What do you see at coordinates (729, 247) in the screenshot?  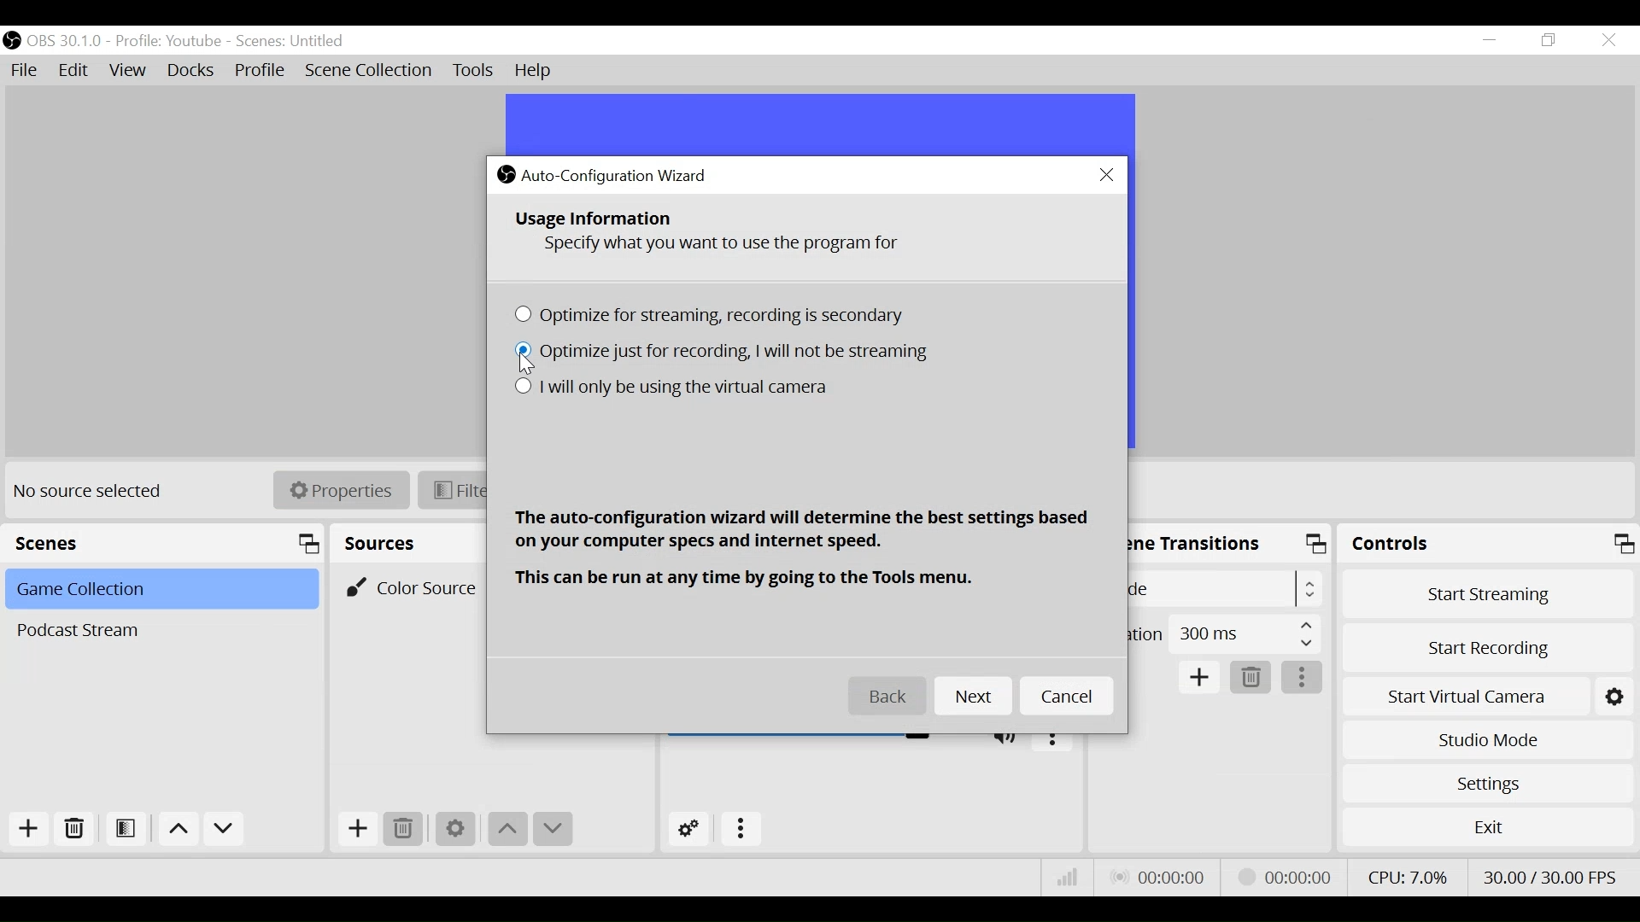 I see `Specify what you want to use the program for` at bounding box center [729, 247].